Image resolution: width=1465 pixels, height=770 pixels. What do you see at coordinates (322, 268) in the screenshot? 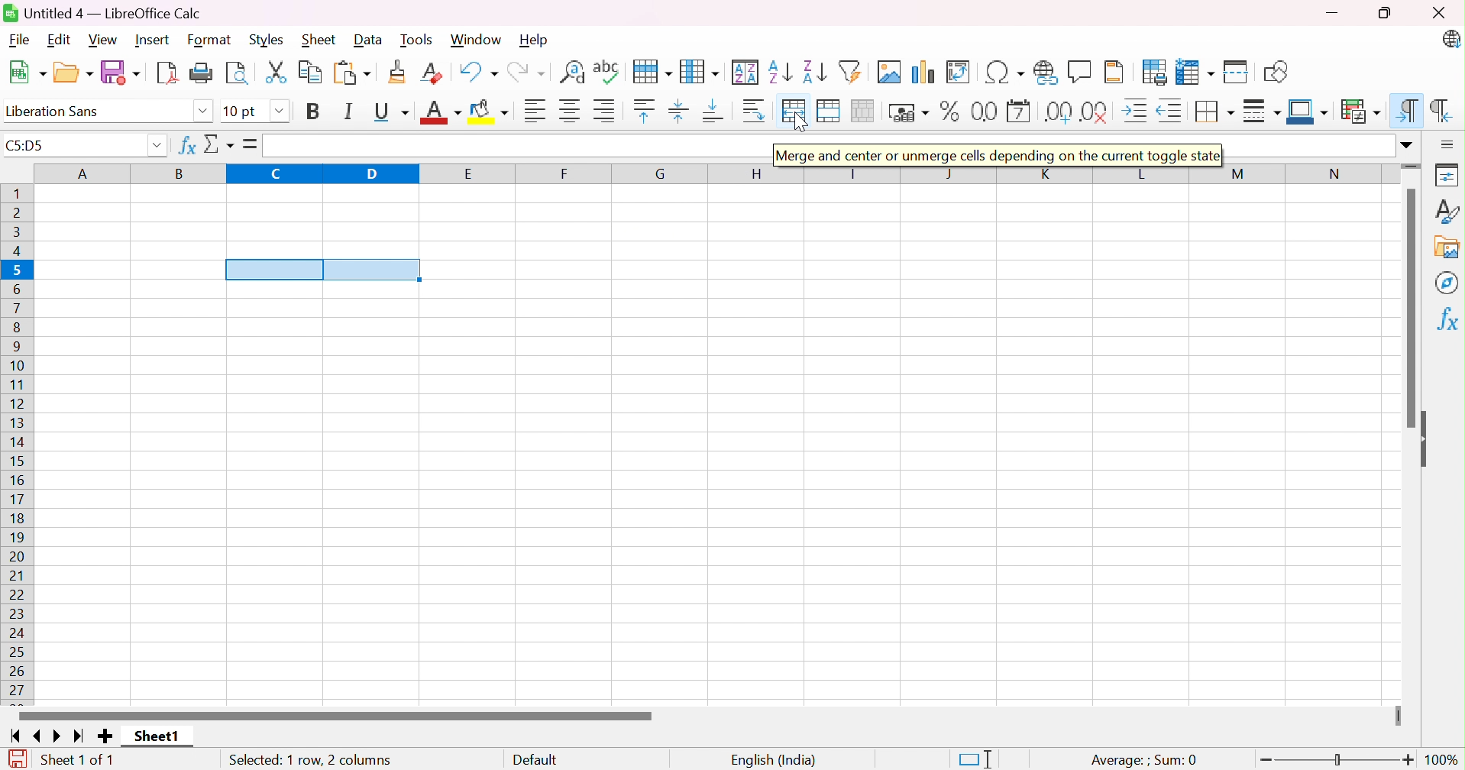
I see `cells selected` at bounding box center [322, 268].